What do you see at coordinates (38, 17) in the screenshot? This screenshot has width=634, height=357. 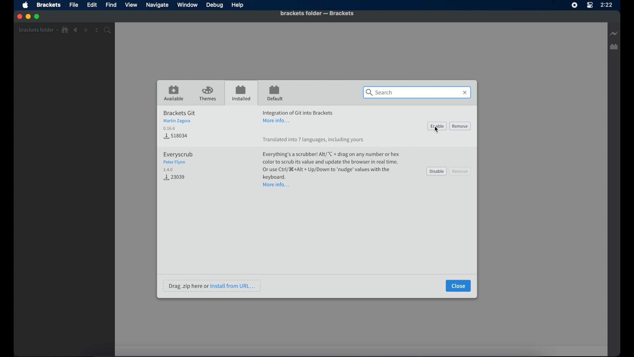 I see `maximize` at bounding box center [38, 17].